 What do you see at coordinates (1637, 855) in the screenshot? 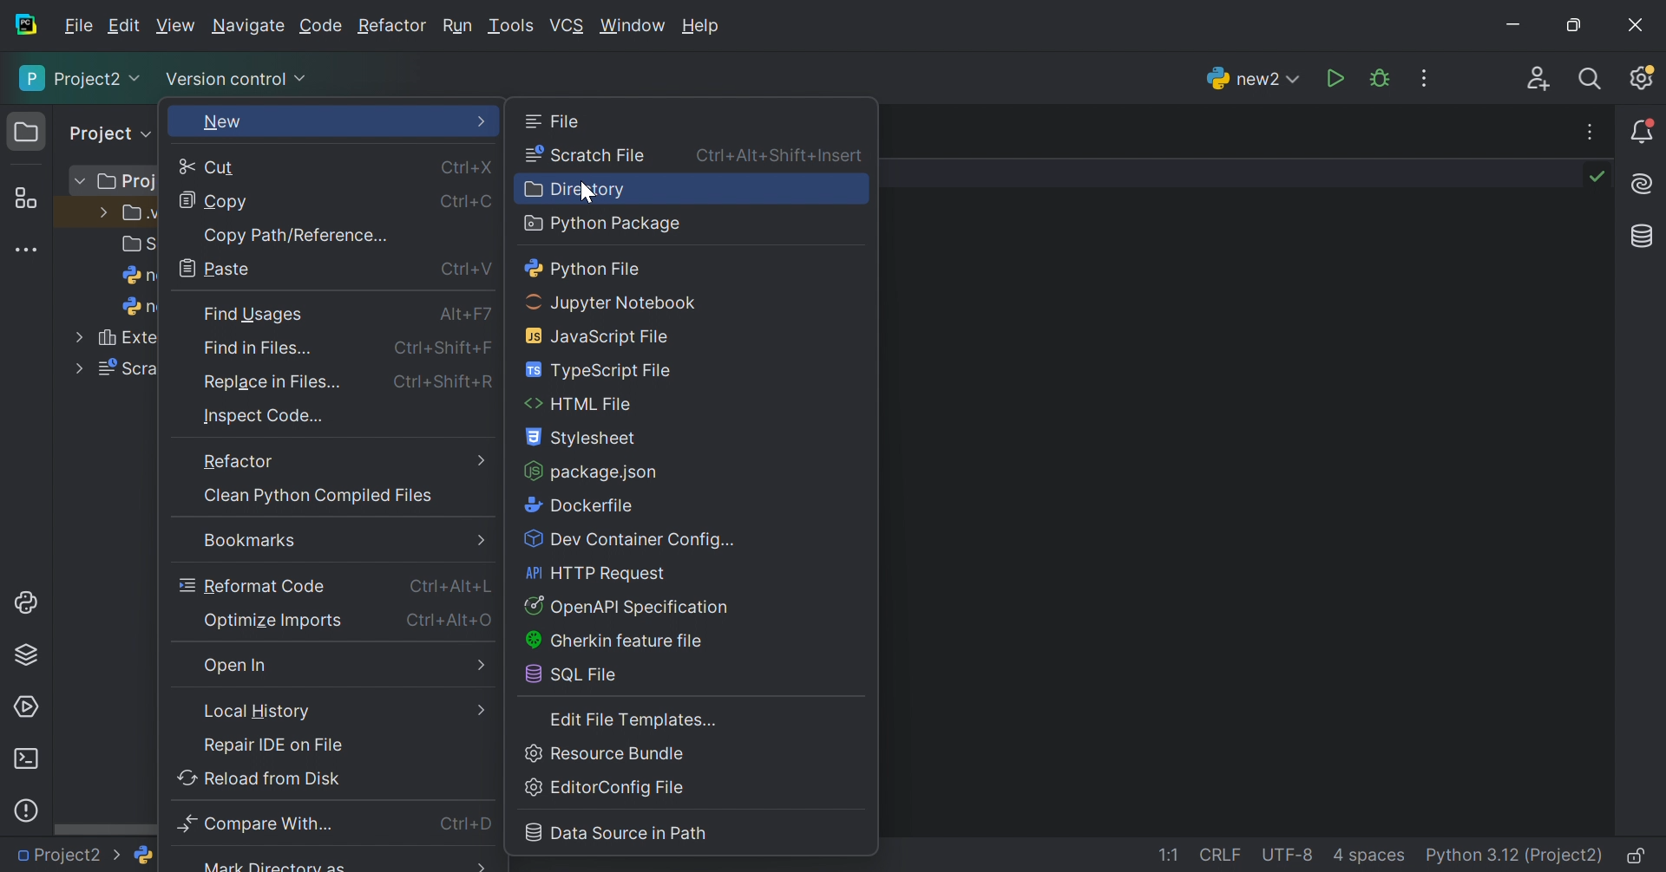
I see `Make file read-only` at bounding box center [1637, 855].